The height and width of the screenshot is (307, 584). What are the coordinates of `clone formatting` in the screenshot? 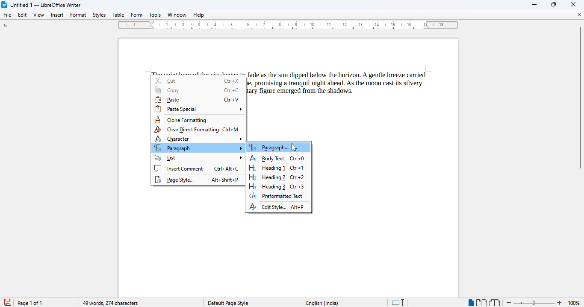 It's located at (182, 120).